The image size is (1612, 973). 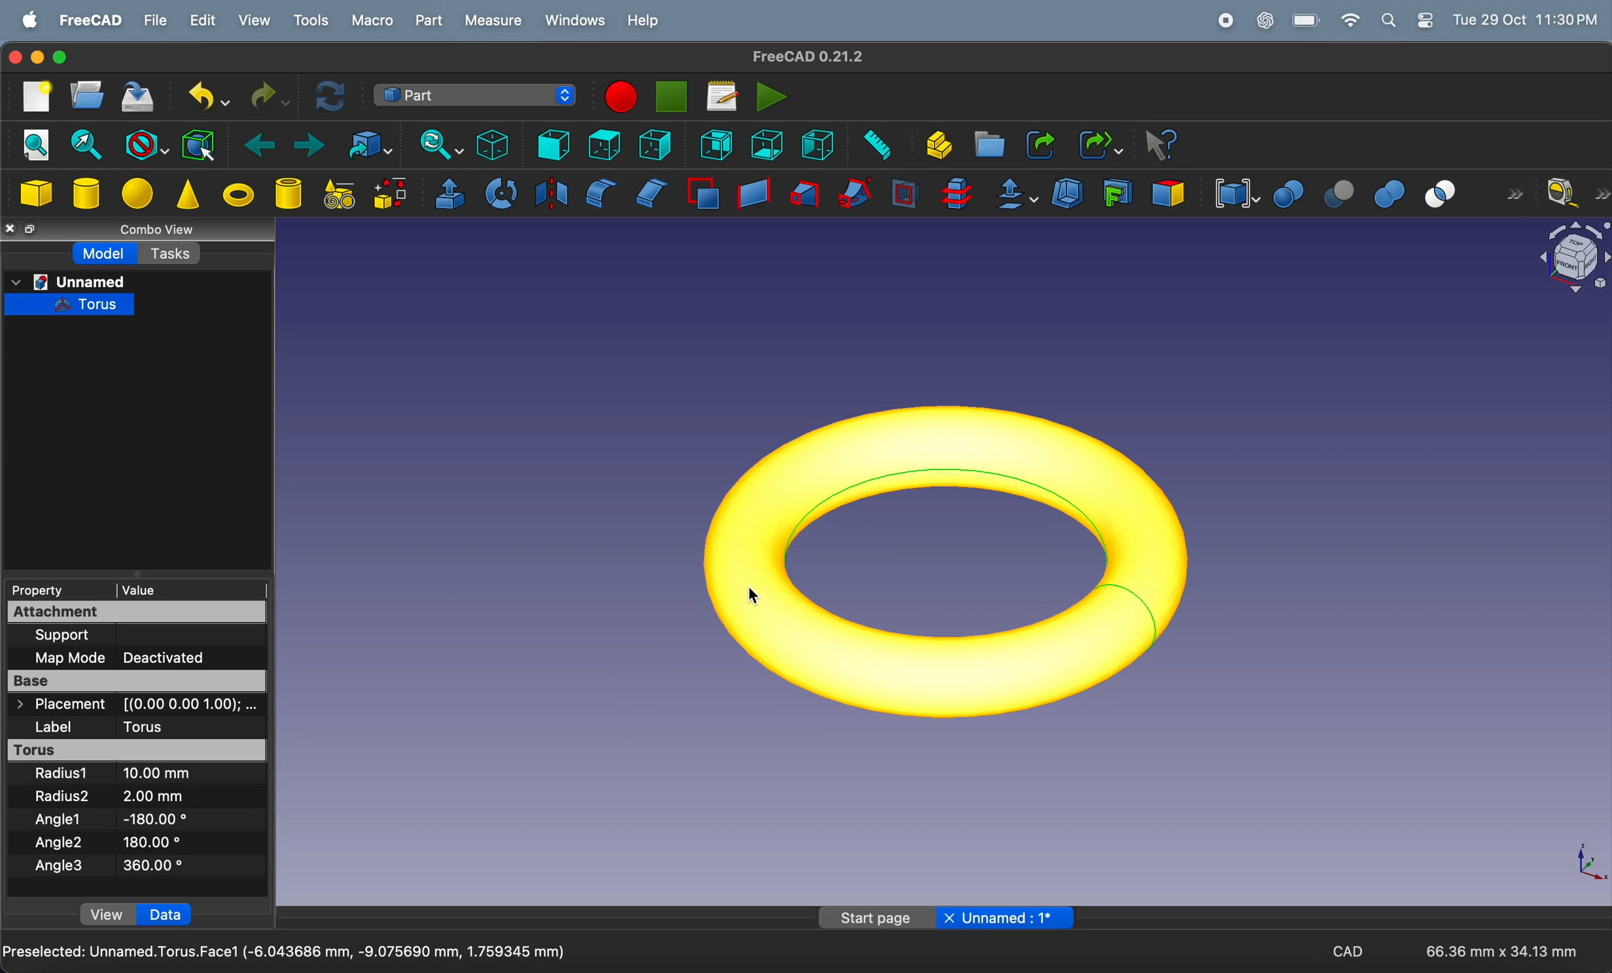 I want to click on revolve, so click(x=500, y=194).